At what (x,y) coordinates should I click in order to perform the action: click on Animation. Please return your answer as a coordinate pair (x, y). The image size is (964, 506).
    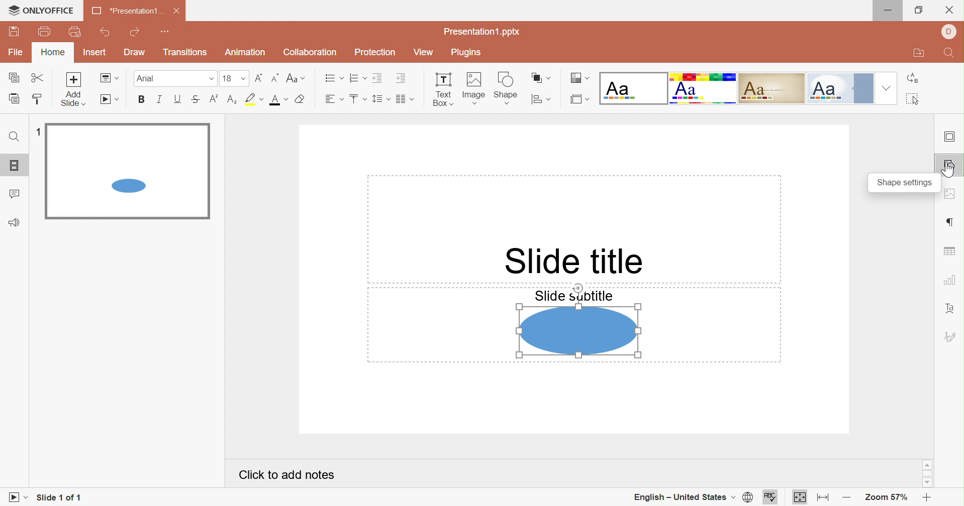
    Looking at the image, I should click on (246, 52).